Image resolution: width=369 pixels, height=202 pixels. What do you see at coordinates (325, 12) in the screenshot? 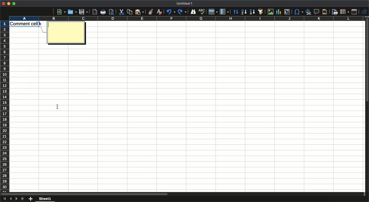
I see `Headers and footers` at bounding box center [325, 12].